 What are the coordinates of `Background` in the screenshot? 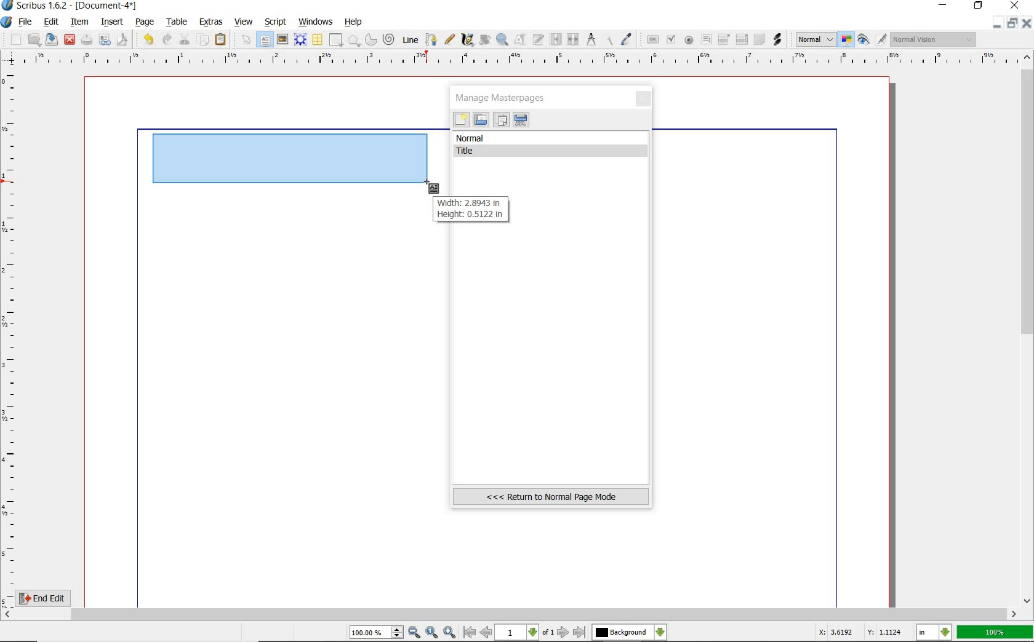 It's located at (630, 633).